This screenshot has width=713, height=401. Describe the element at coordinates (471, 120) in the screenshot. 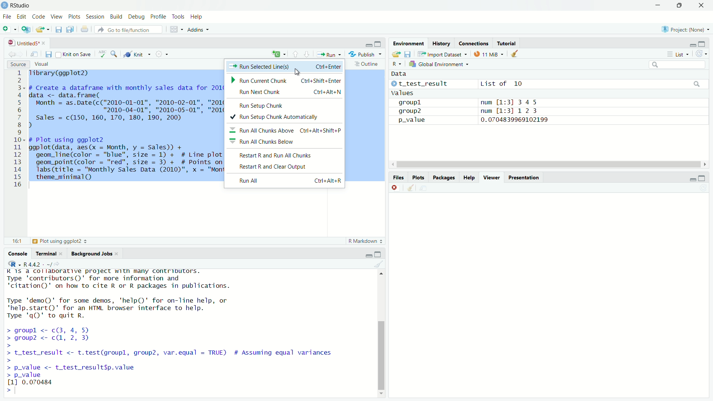

I see `p_value 0.0704839969102199` at that location.